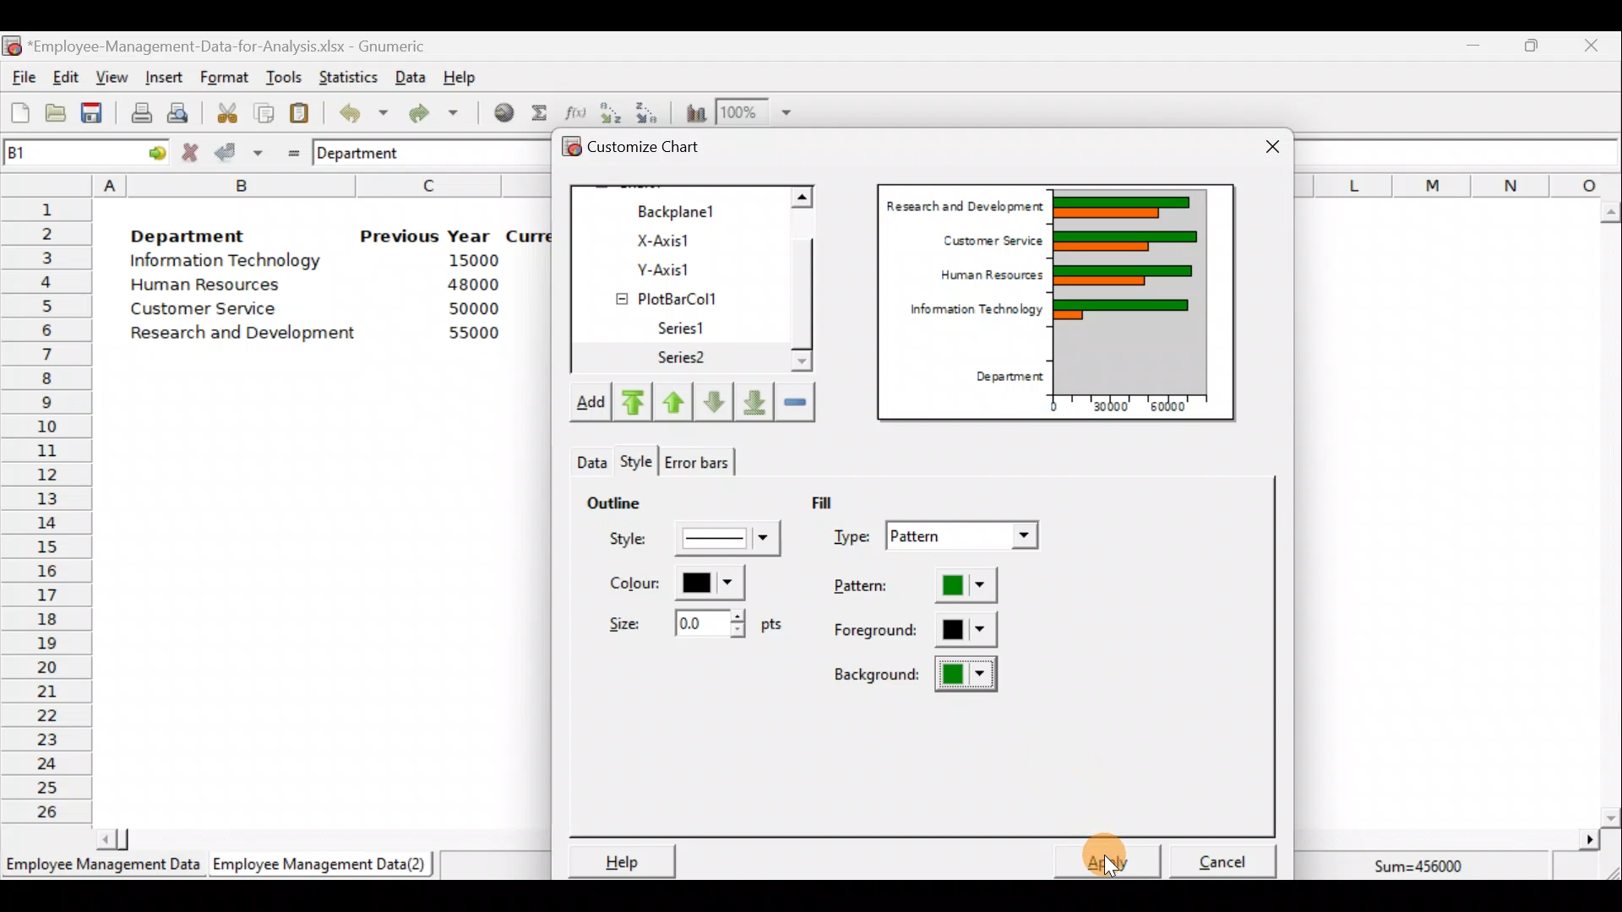 Image resolution: width=1622 pixels, height=912 pixels. Describe the element at coordinates (683, 239) in the screenshot. I see `X-axis1` at that location.